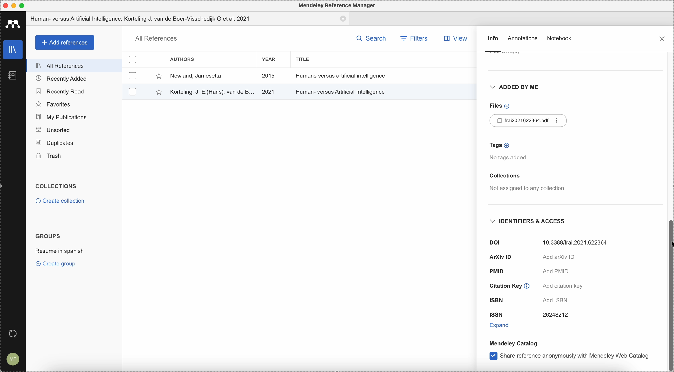  What do you see at coordinates (269, 76) in the screenshot?
I see `2015` at bounding box center [269, 76].